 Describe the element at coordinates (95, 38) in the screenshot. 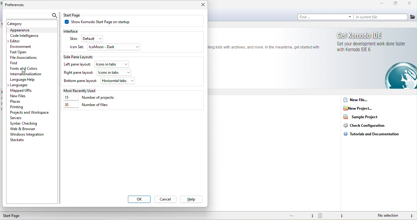

I see `default` at that location.